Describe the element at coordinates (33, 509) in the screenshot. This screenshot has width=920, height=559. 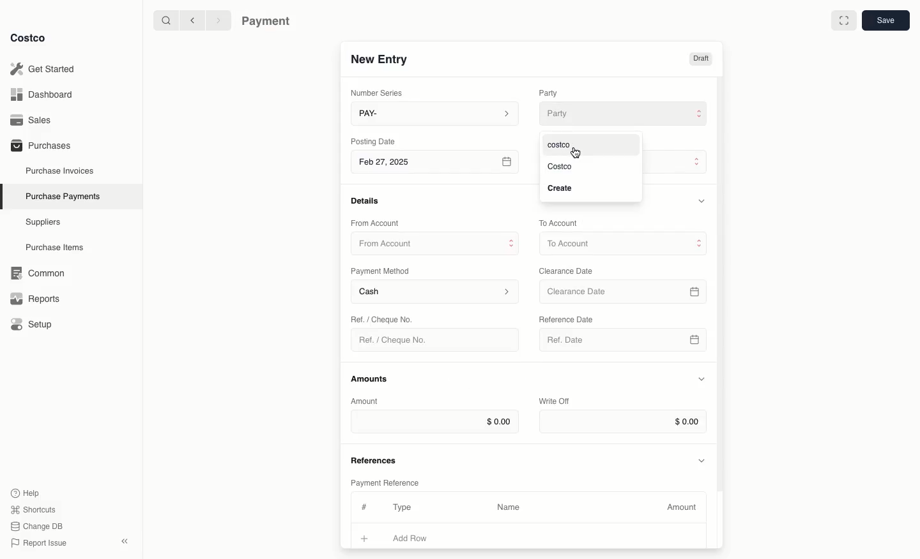
I see `Shortcuts` at that location.